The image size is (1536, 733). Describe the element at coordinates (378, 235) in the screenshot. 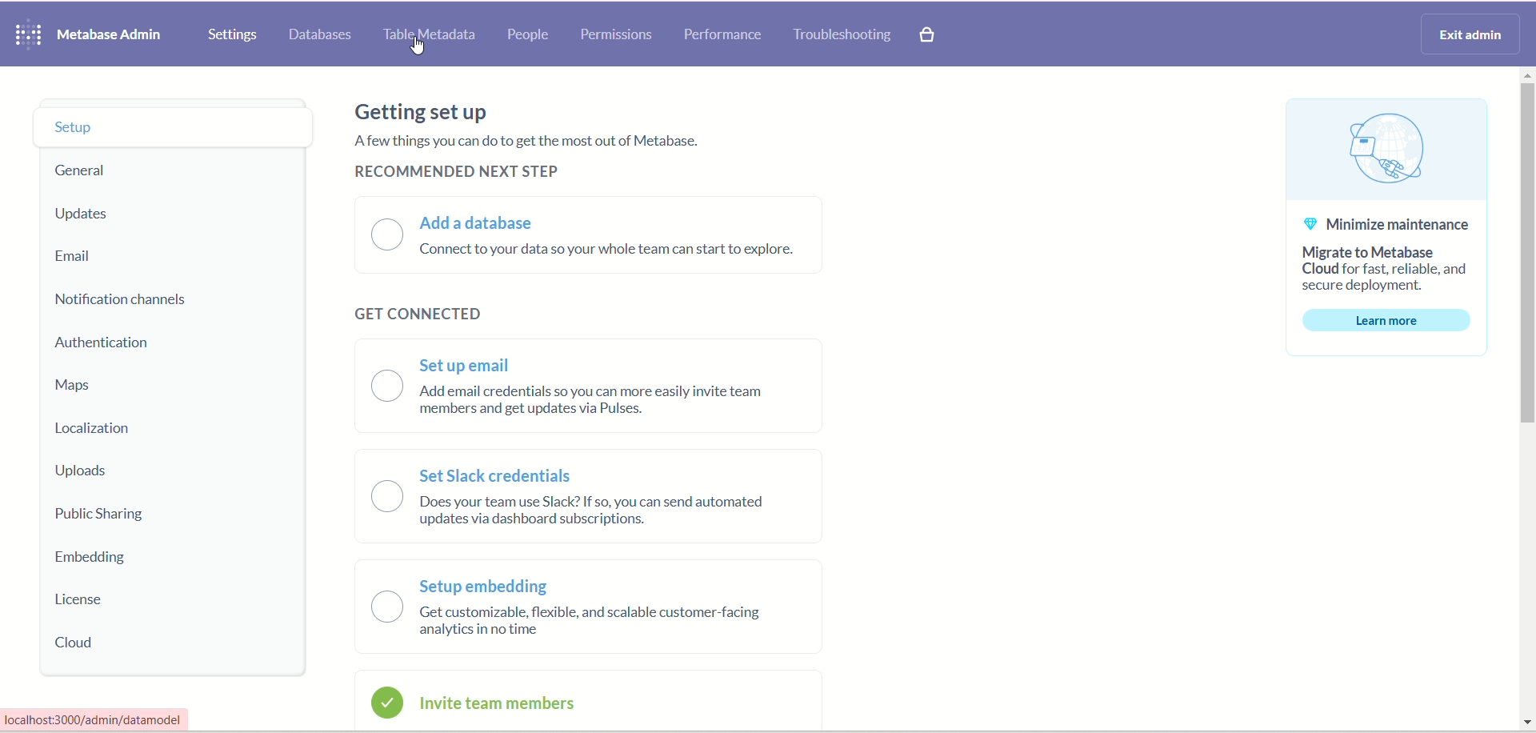

I see `add a database radio button` at that location.